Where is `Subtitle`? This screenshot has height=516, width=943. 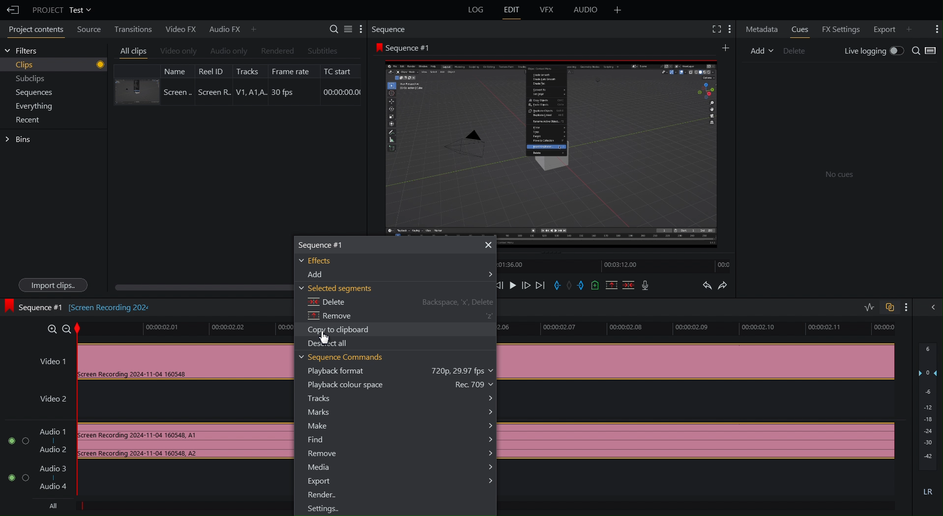
Subtitle is located at coordinates (323, 50).